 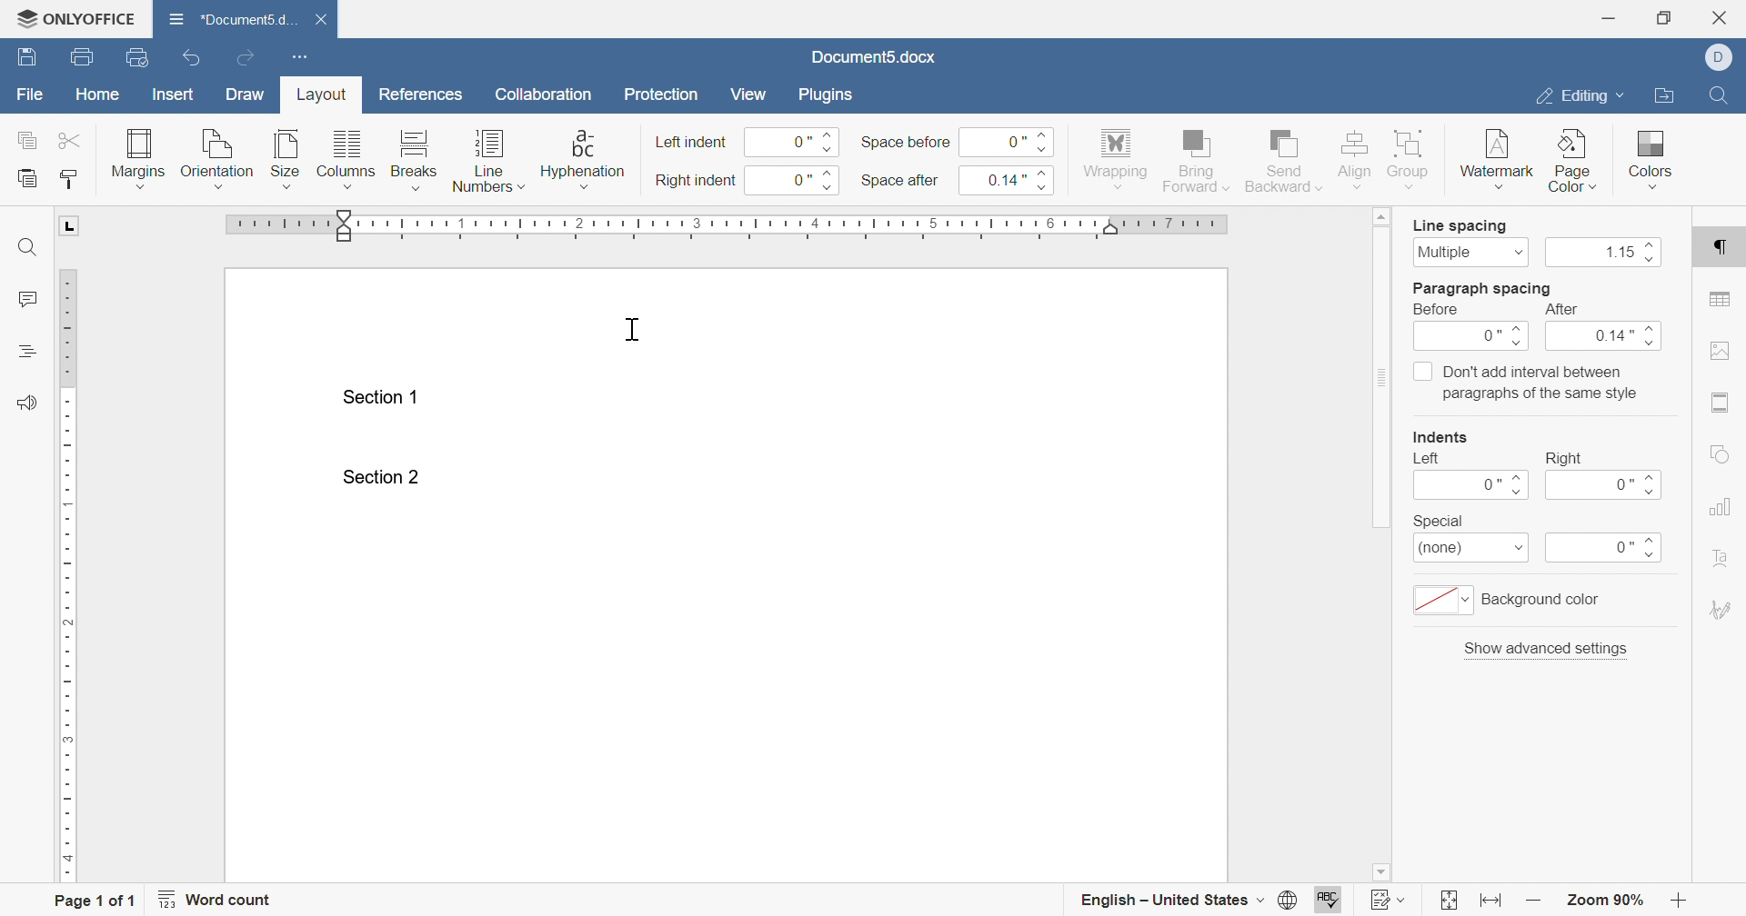 I want to click on print, so click(x=86, y=57).